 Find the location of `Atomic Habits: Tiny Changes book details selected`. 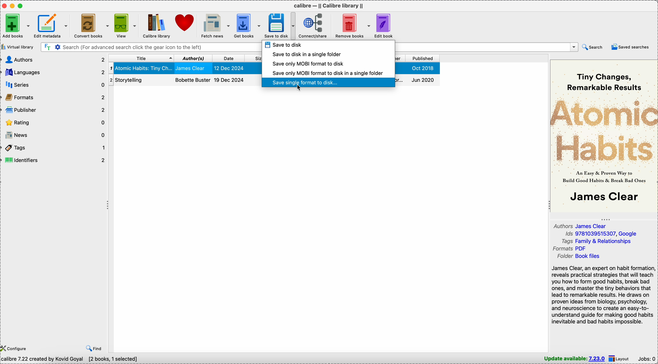

Atomic Habits: Tiny Changes book details selected is located at coordinates (183, 69).